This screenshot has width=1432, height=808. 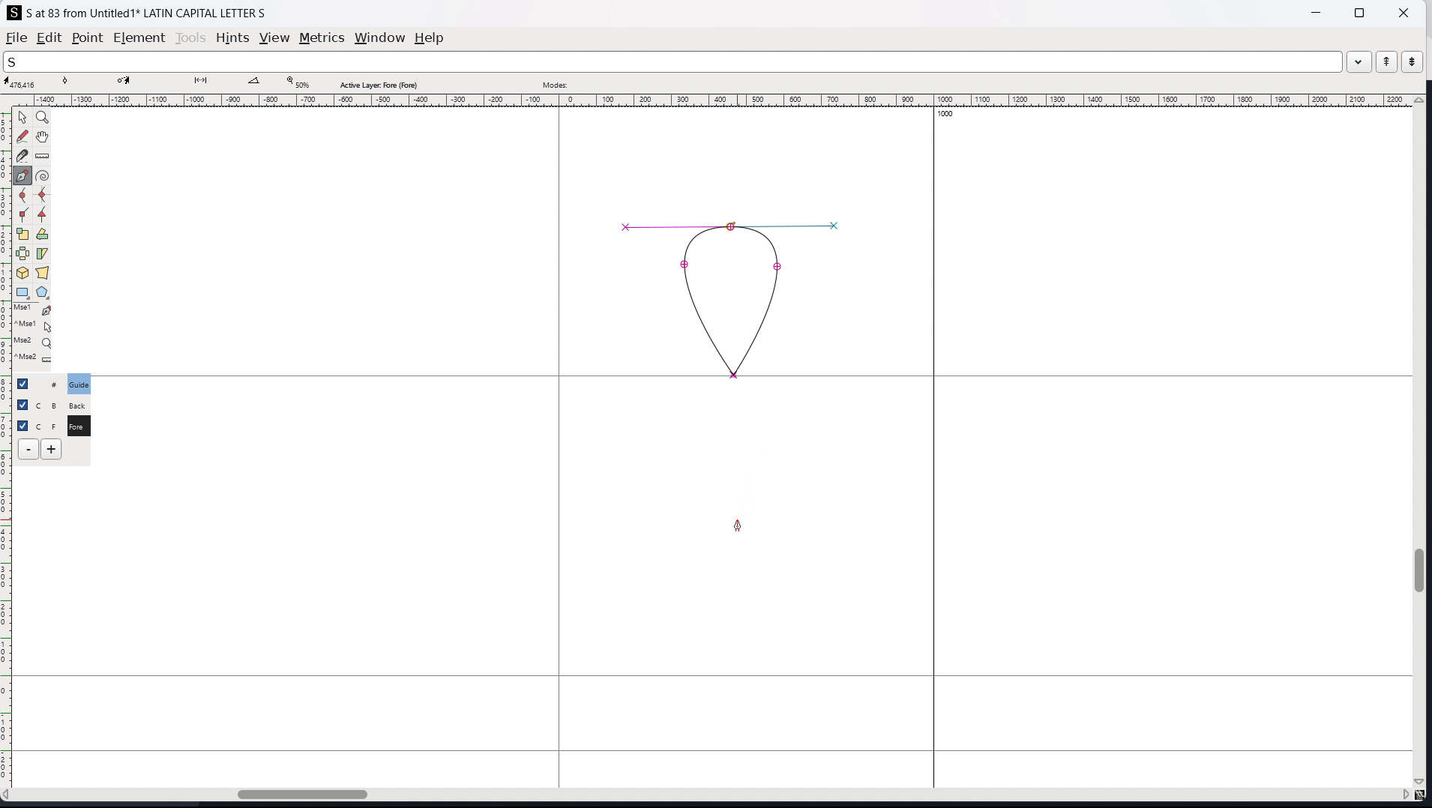 I want to click on next word in the wordlist, so click(x=1412, y=61).